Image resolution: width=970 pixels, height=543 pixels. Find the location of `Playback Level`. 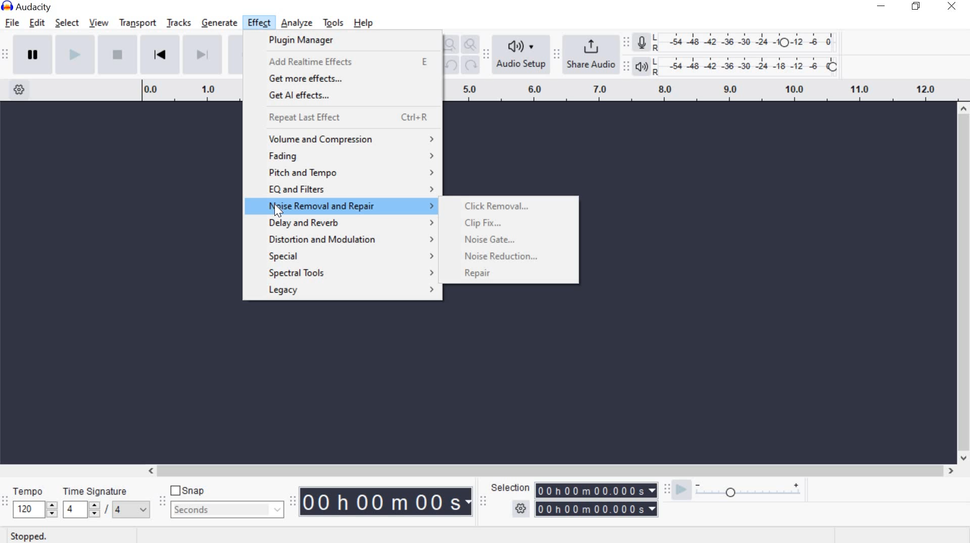

Playback Level is located at coordinates (748, 65).